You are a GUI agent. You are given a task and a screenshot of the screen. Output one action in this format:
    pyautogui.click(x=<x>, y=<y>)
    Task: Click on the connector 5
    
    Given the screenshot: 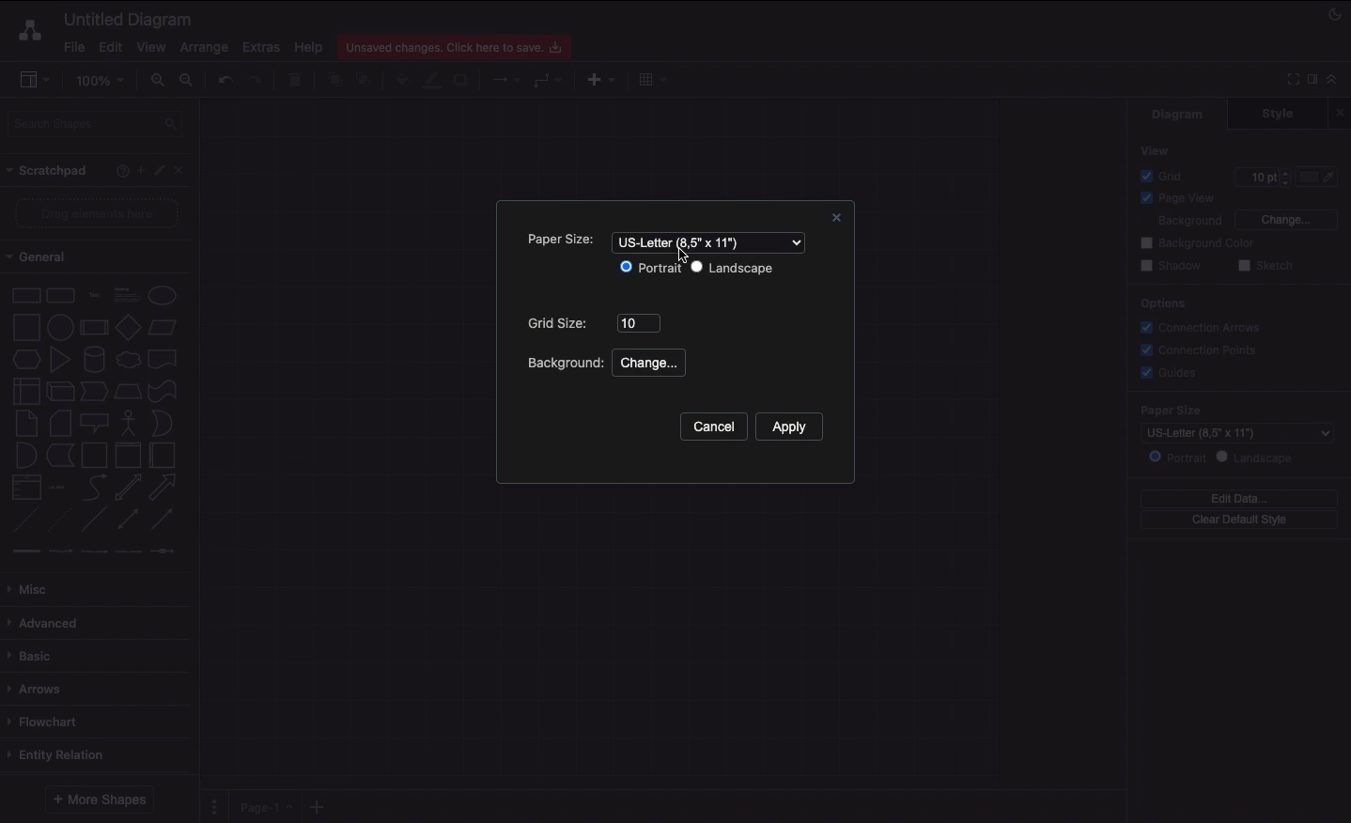 What is the action you would take?
    pyautogui.click(x=164, y=551)
    